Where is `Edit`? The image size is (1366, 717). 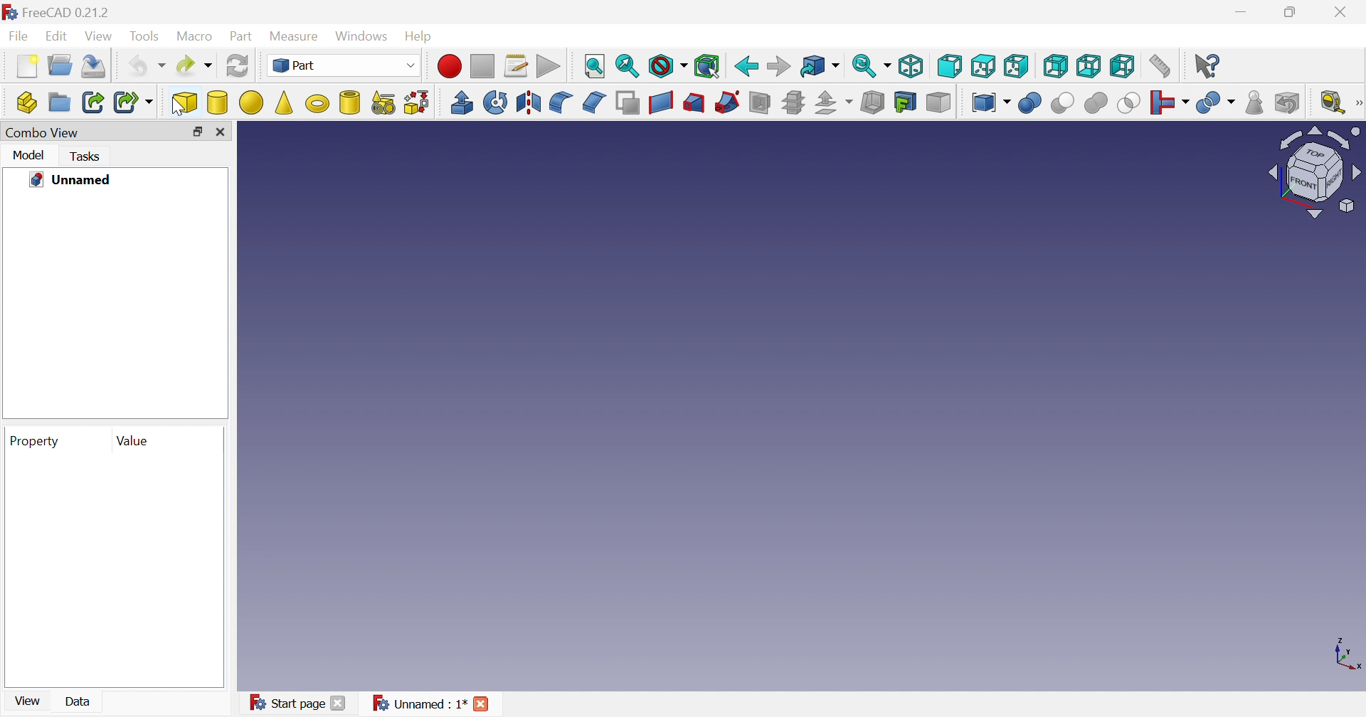
Edit is located at coordinates (55, 37).